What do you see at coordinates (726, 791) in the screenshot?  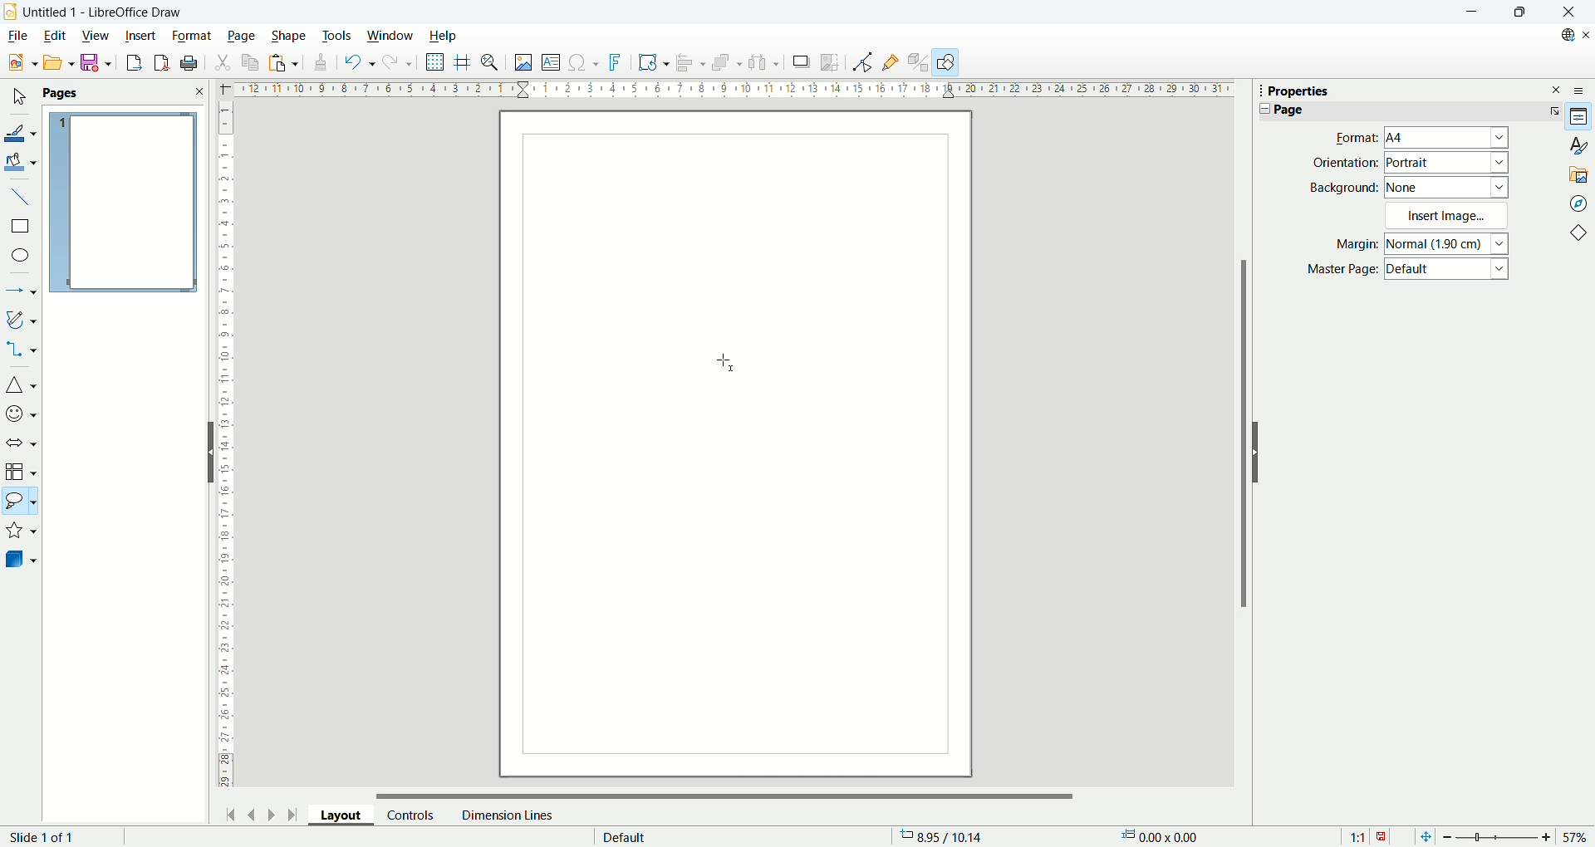 I see `Horizontal scroll bar` at bounding box center [726, 791].